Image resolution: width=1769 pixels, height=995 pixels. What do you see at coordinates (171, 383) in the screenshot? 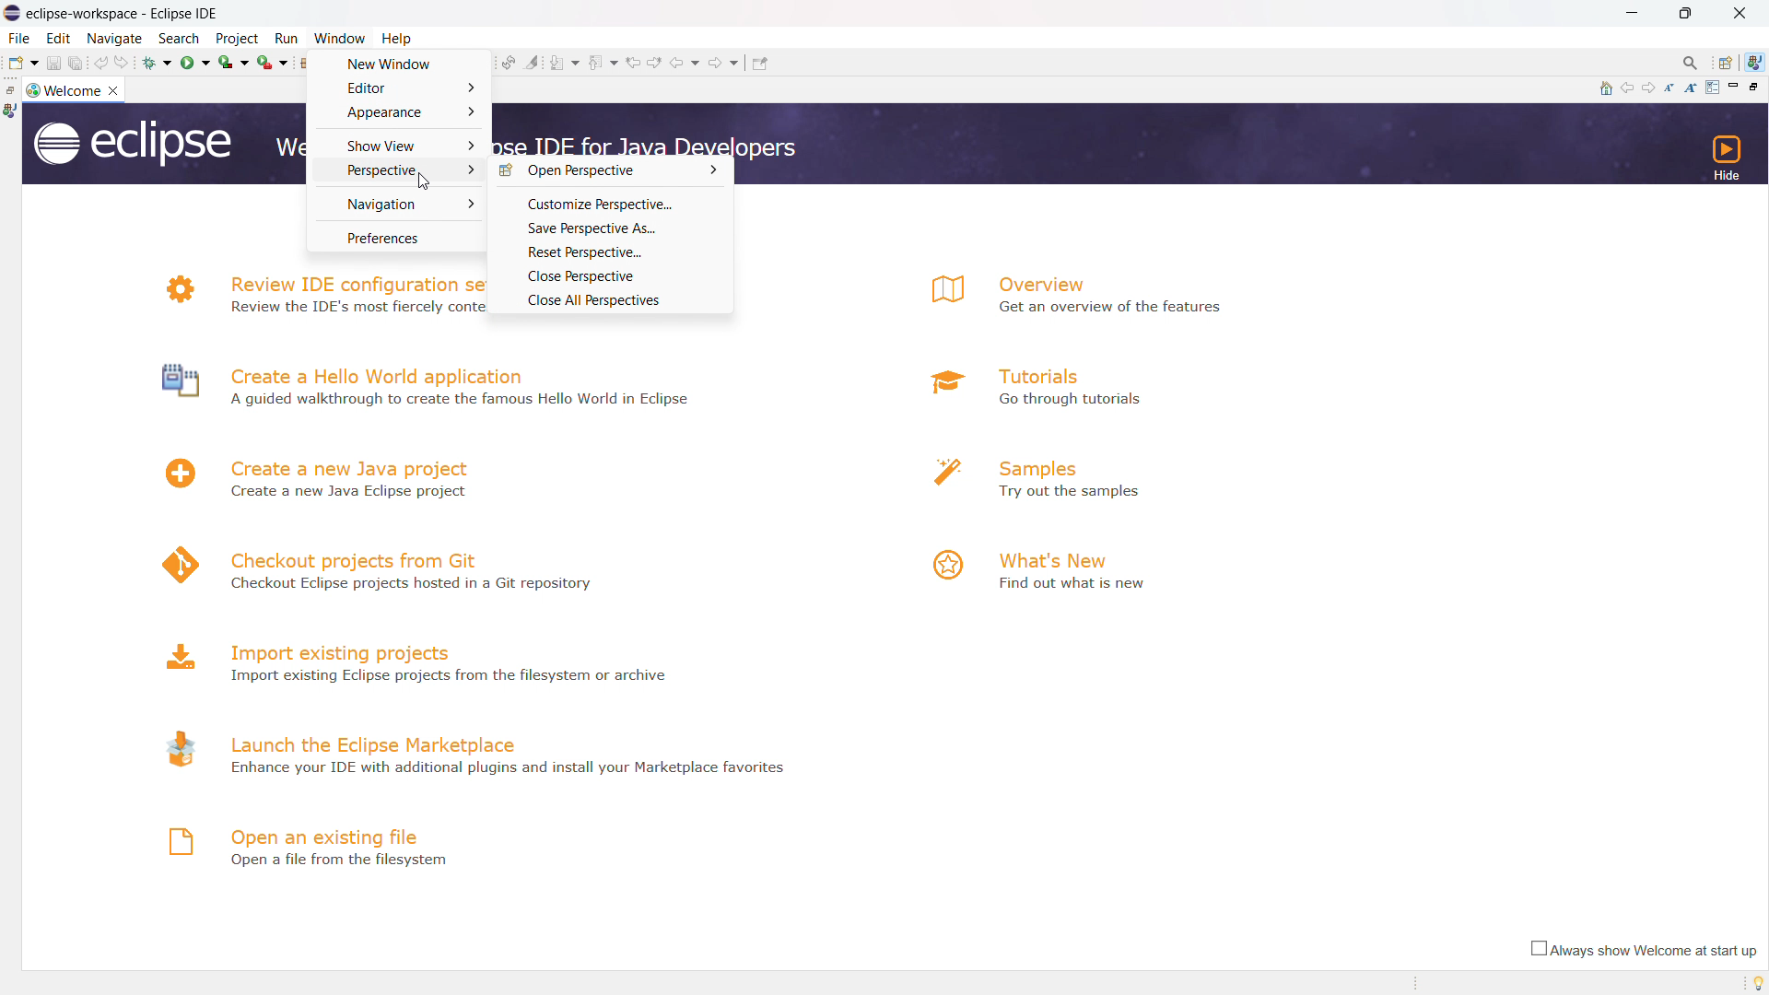
I see `logo` at bounding box center [171, 383].